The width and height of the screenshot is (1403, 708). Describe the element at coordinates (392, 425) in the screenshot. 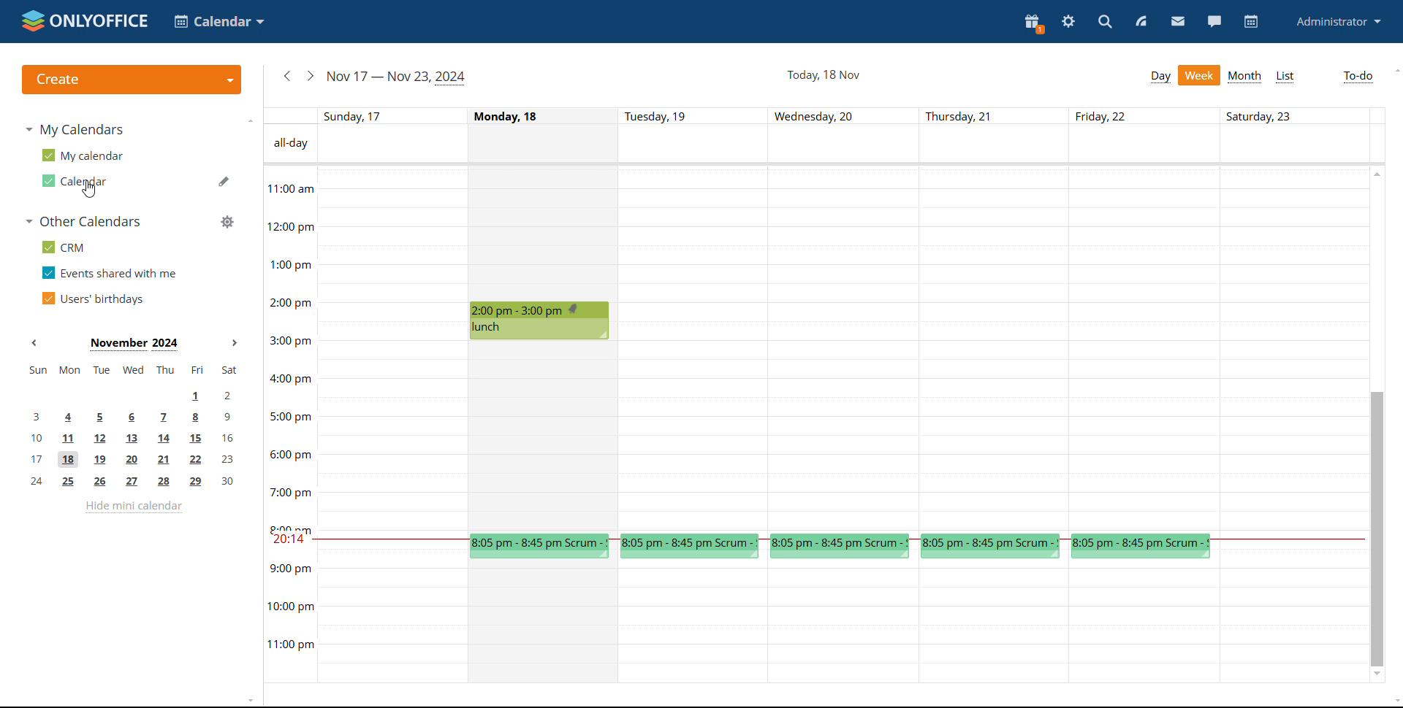

I see `Sunday` at that location.